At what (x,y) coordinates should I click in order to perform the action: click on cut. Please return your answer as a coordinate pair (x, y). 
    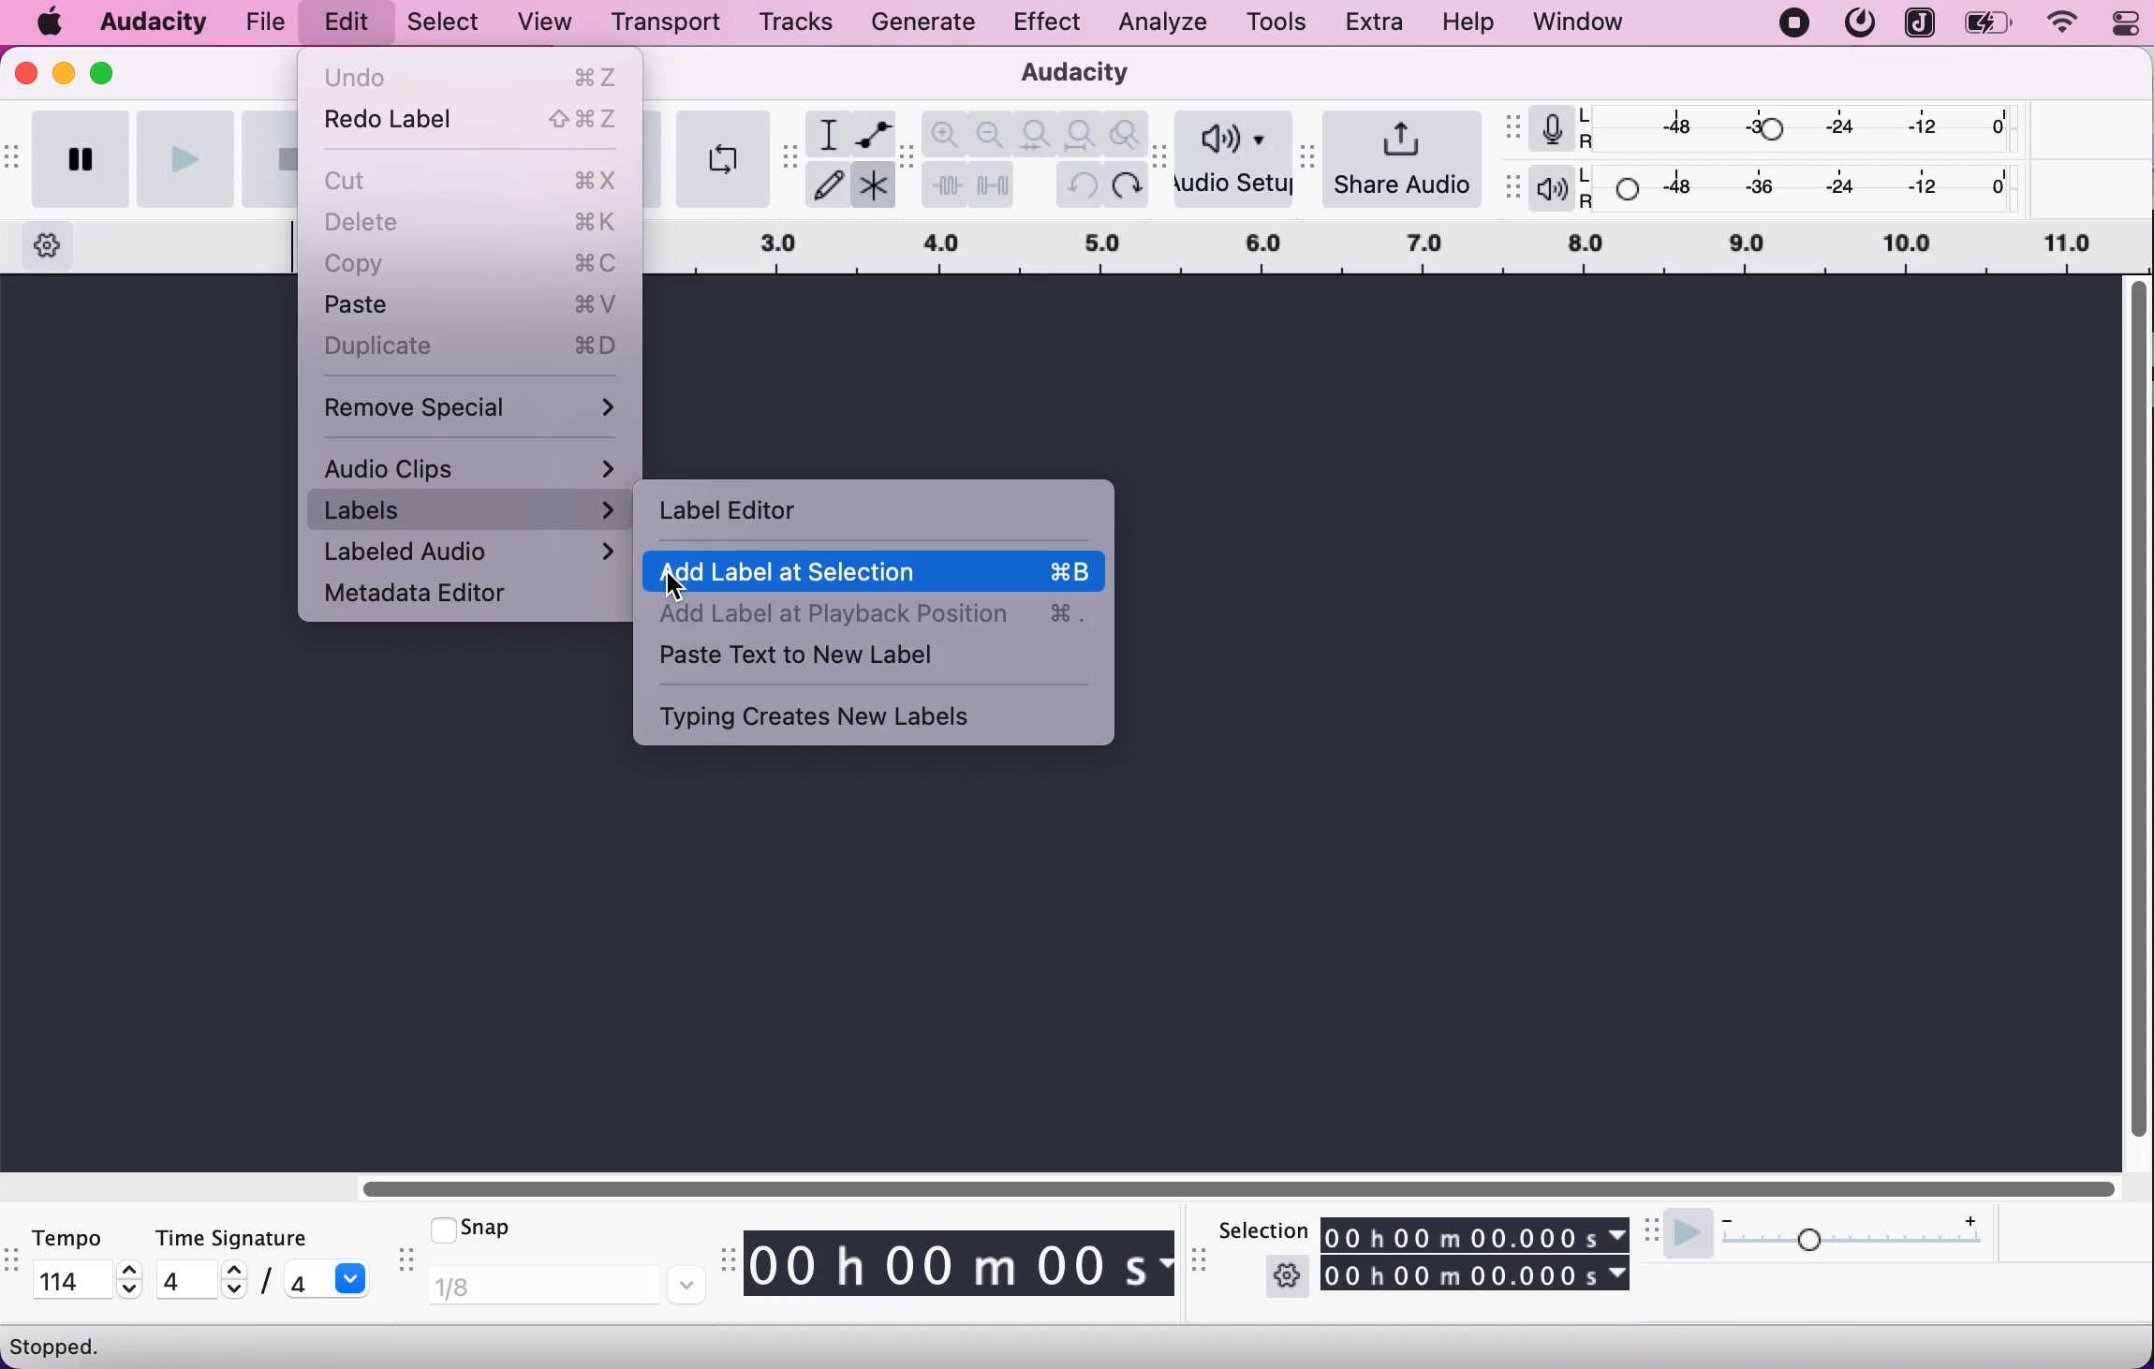
    Looking at the image, I should click on (475, 178).